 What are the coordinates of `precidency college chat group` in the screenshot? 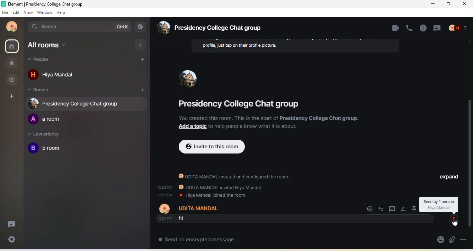 It's located at (215, 27).